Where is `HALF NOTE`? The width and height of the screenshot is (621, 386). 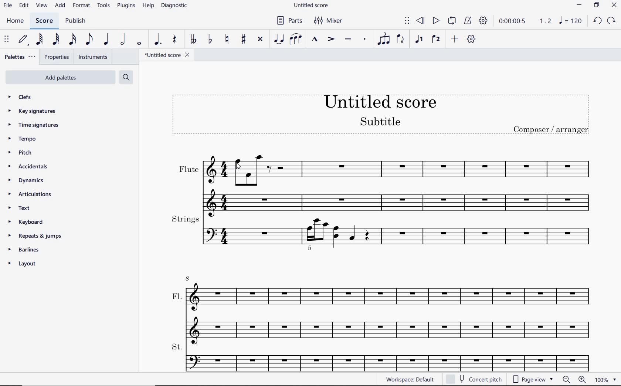 HALF NOTE is located at coordinates (124, 40).